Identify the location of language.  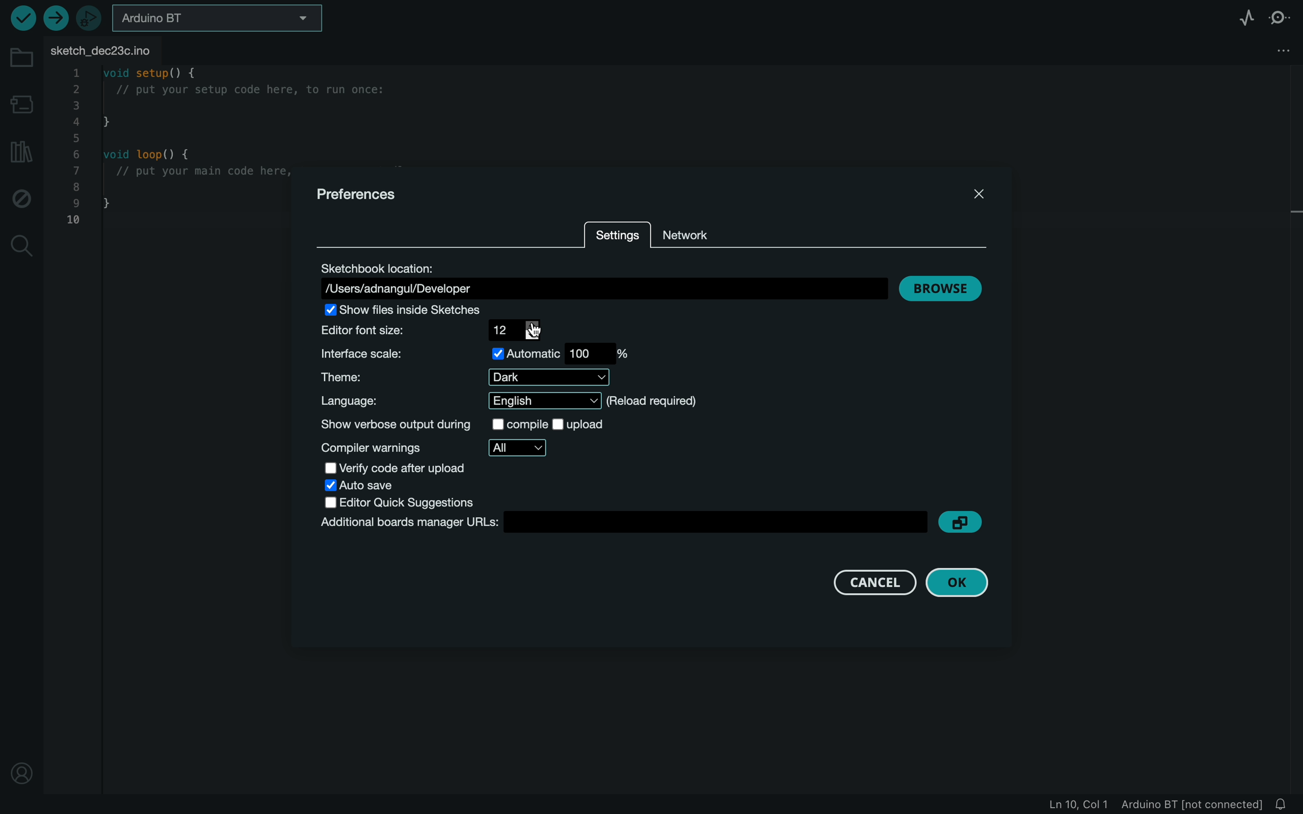
(514, 402).